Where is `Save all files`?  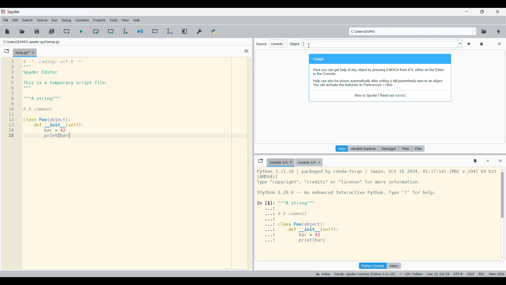
Save all files is located at coordinates (52, 31).